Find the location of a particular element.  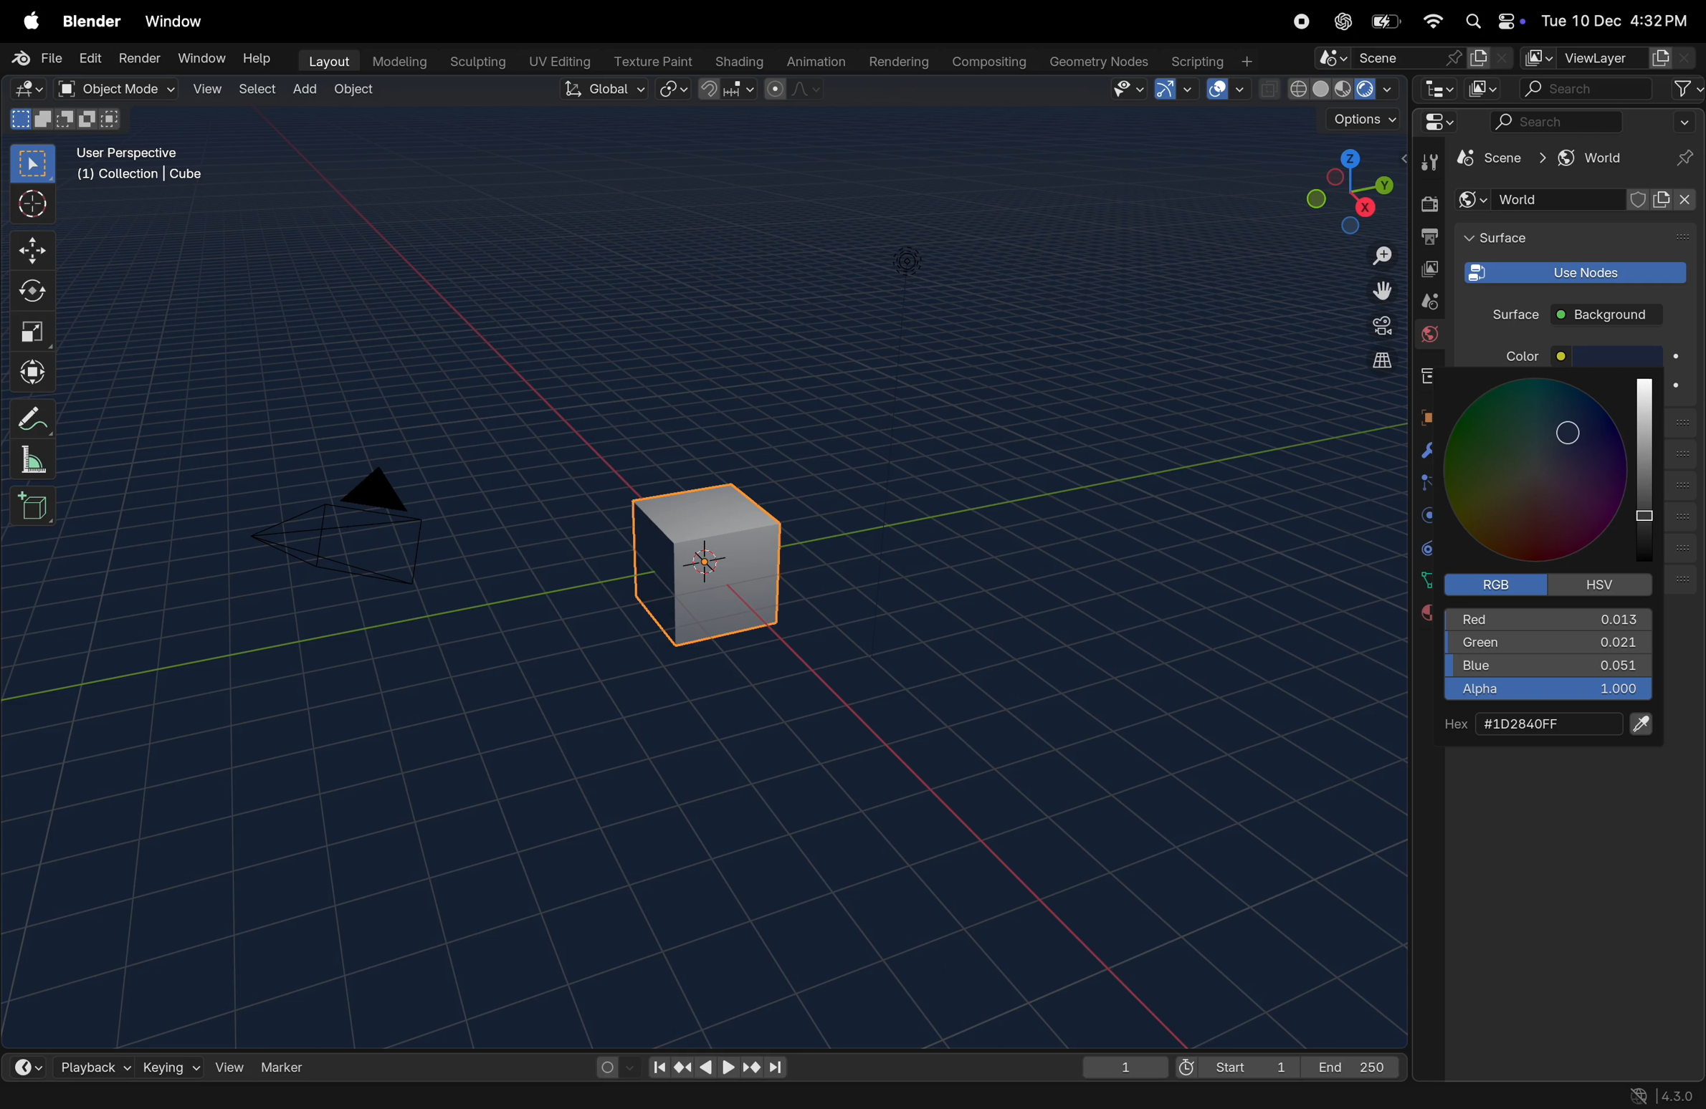

zoom is located at coordinates (1373, 255).